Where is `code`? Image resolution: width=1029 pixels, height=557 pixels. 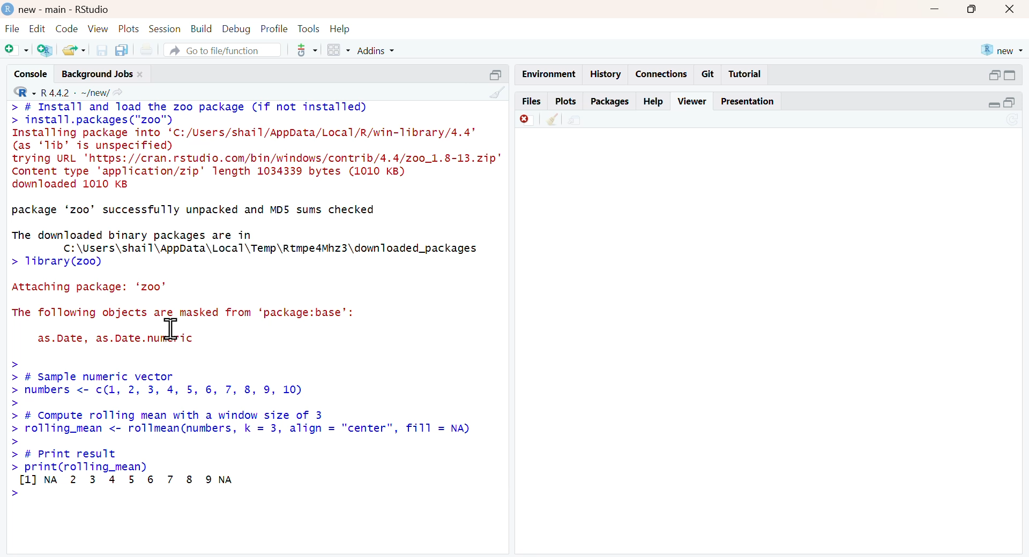
code is located at coordinates (66, 29).